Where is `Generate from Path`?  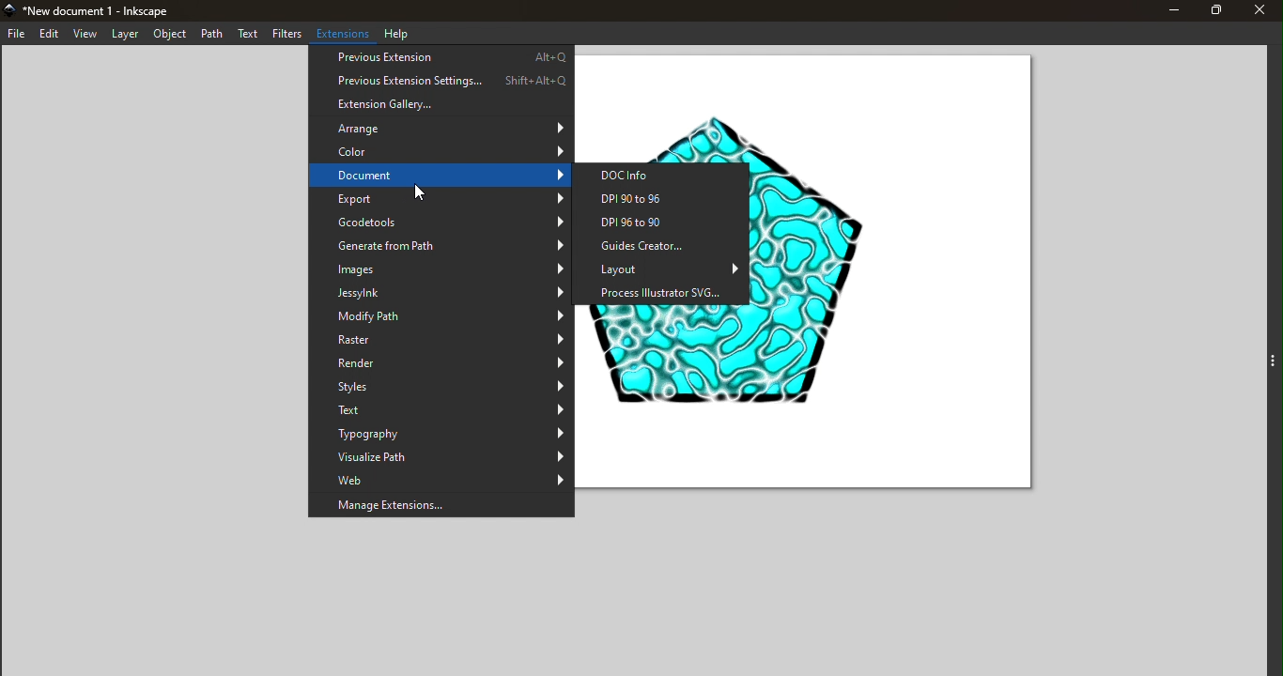
Generate from Path is located at coordinates (439, 246).